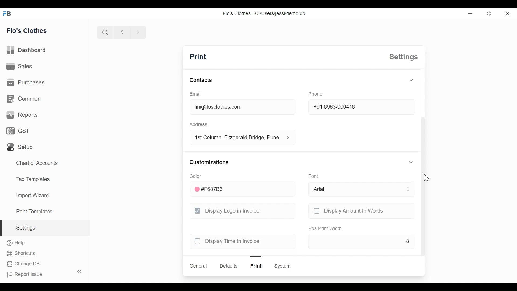  I want to click on contacts, so click(201, 80).